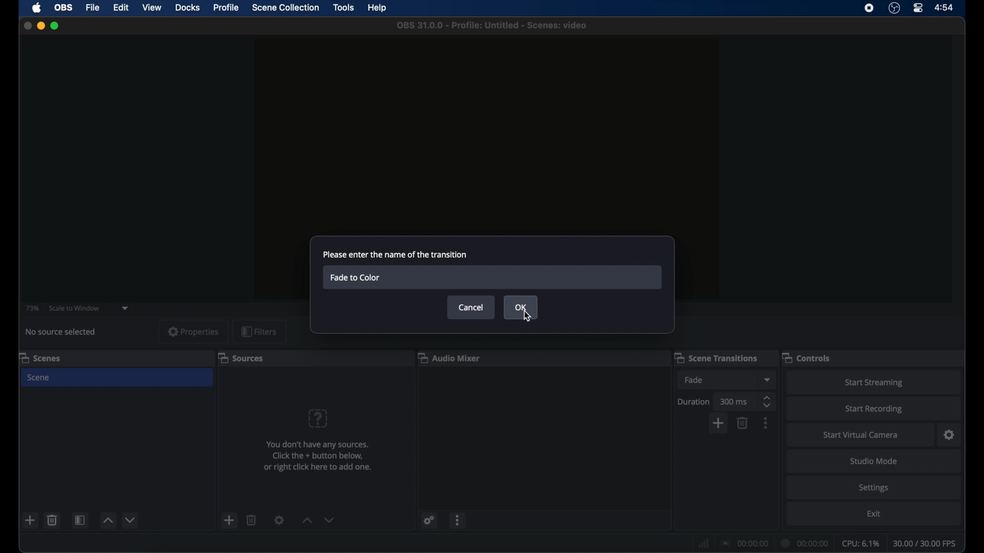  I want to click on studio mode, so click(874, 461).